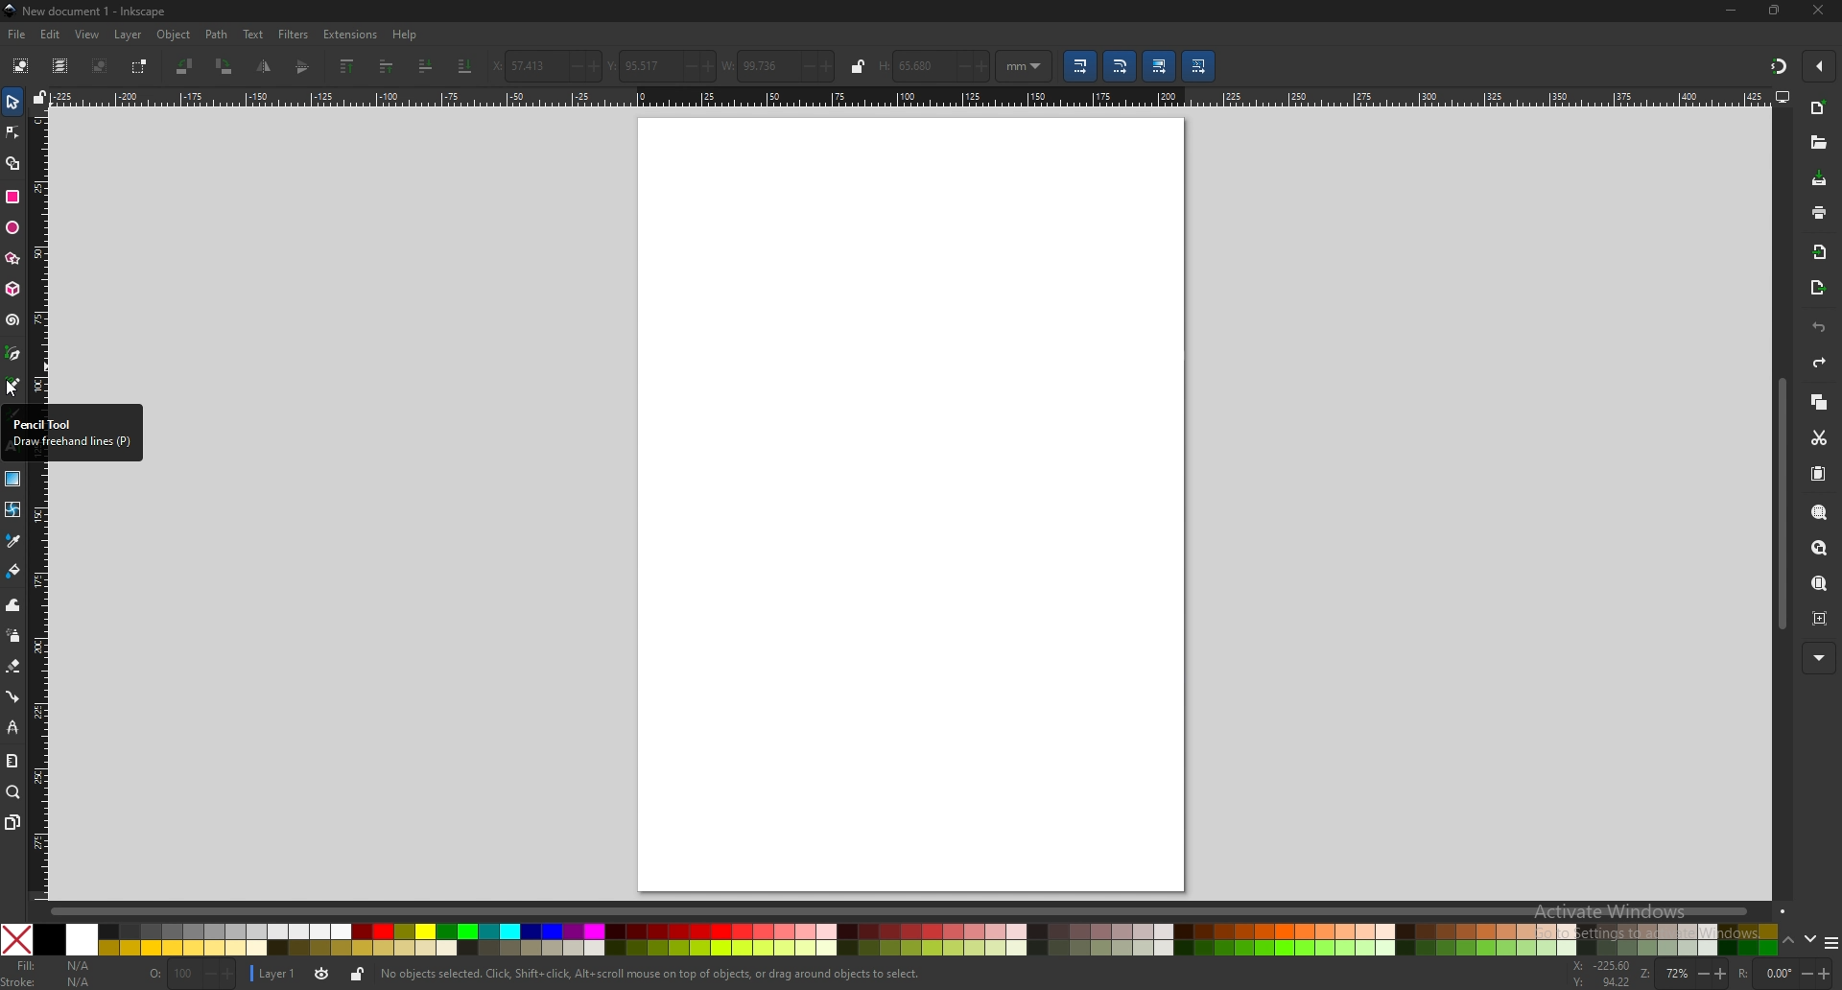  I want to click on rectangle, so click(12, 197).